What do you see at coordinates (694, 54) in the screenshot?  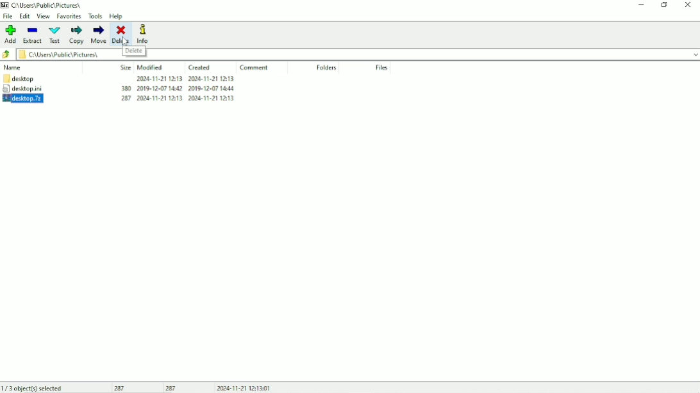 I see `dropdown` at bounding box center [694, 54].